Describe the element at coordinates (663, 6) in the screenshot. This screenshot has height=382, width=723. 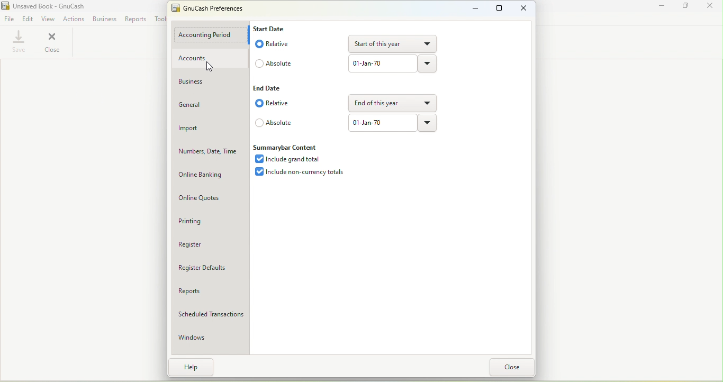
I see `Minimize` at that location.